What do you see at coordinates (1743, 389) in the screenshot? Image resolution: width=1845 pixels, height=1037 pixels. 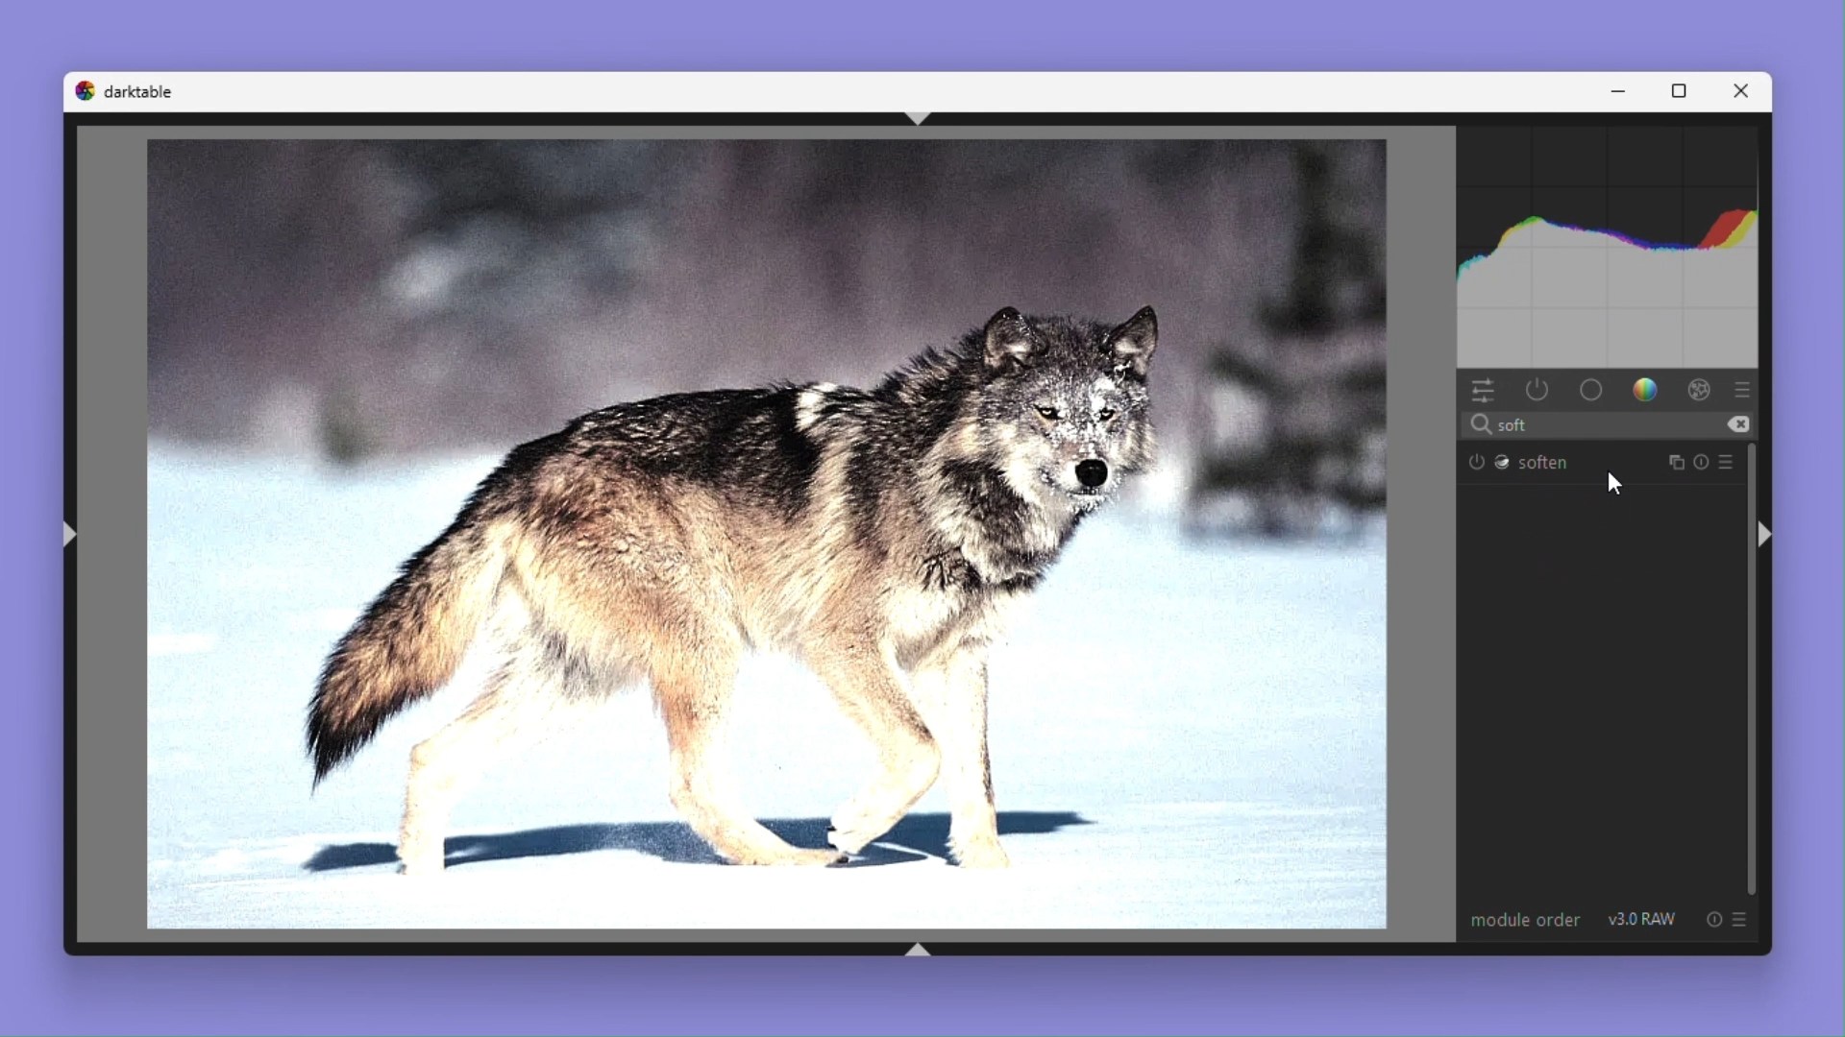 I see `preset` at bounding box center [1743, 389].